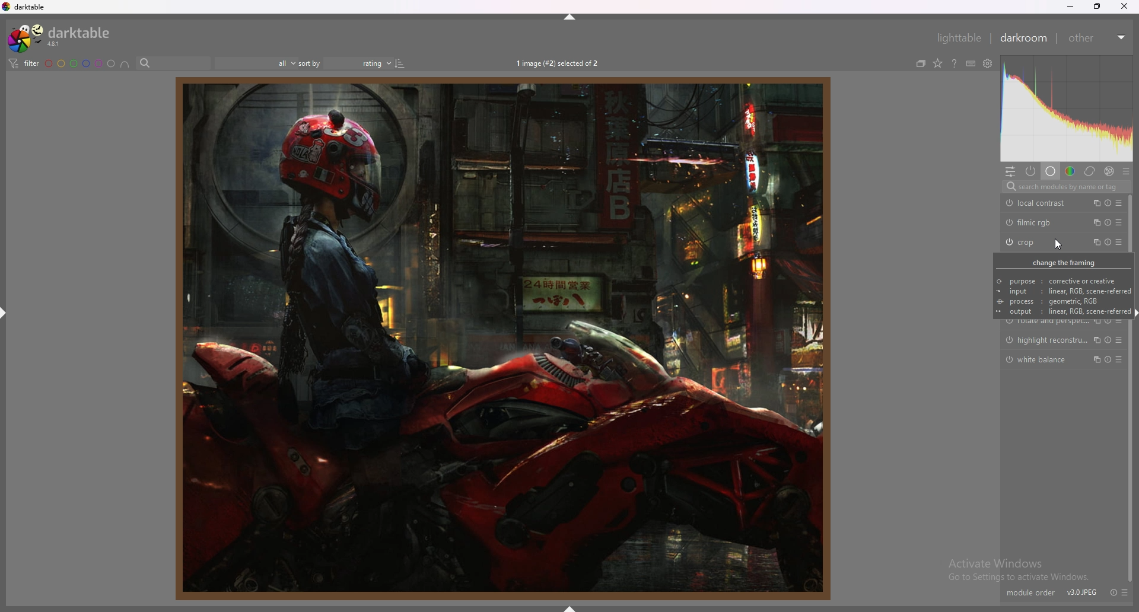 Image resolution: width=1139 pixels, height=612 pixels. I want to click on cursor, so click(1056, 244).